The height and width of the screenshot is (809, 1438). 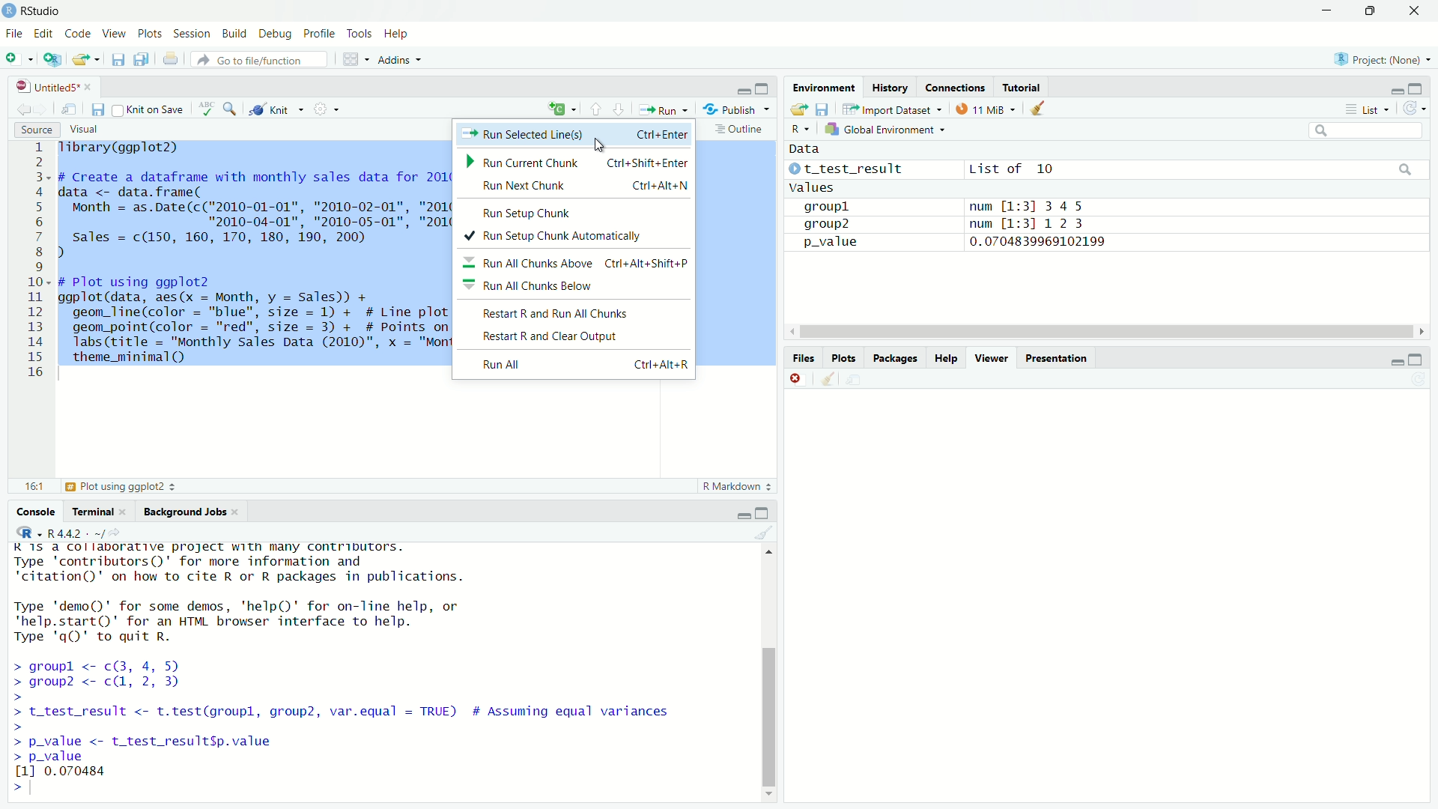 I want to click on RStudio, so click(x=37, y=10).